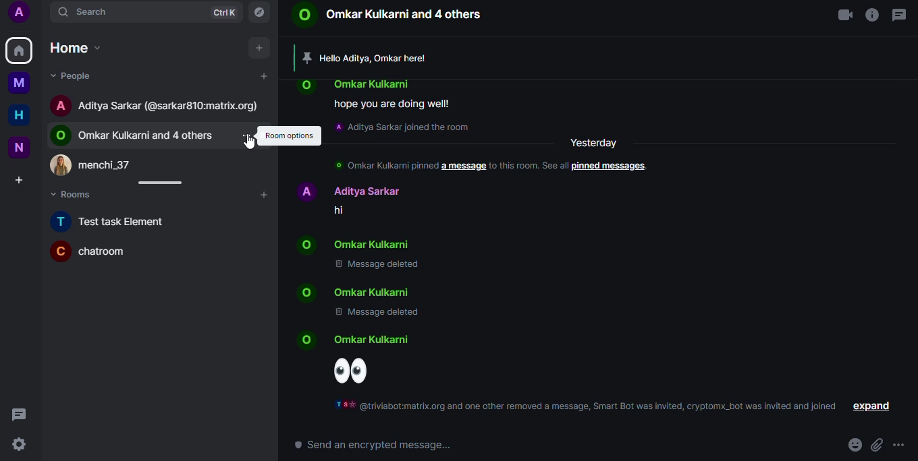  What do you see at coordinates (351, 291) in the screenshot?
I see `contact` at bounding box center [351, 291].